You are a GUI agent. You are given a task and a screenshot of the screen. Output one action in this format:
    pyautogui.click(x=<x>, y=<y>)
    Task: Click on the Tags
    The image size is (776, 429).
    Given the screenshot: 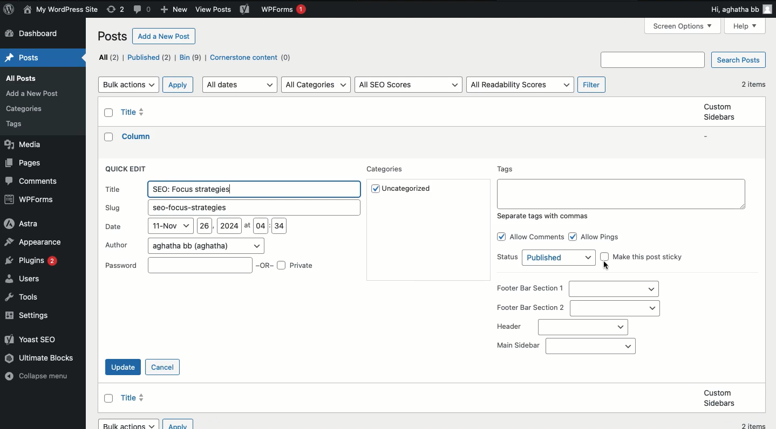 What is the action you would take?
    pyautogui.click(x=507, y=169)
    